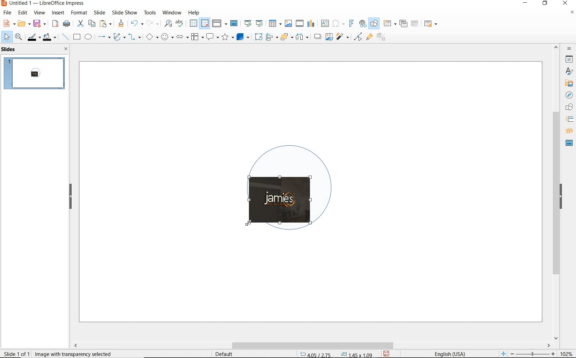  I want to click on slide show, so click(124, 12).